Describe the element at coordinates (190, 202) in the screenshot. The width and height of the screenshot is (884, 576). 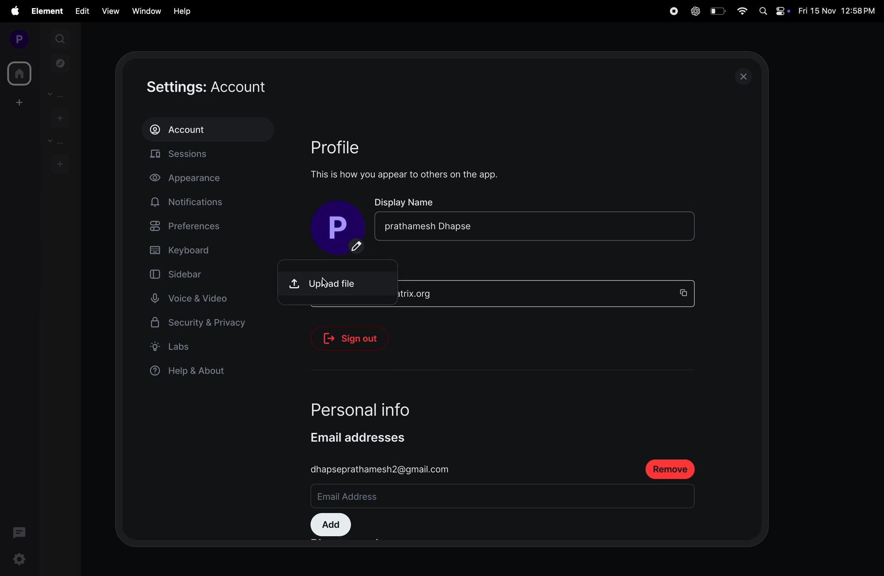
I see `notifications` at that location.